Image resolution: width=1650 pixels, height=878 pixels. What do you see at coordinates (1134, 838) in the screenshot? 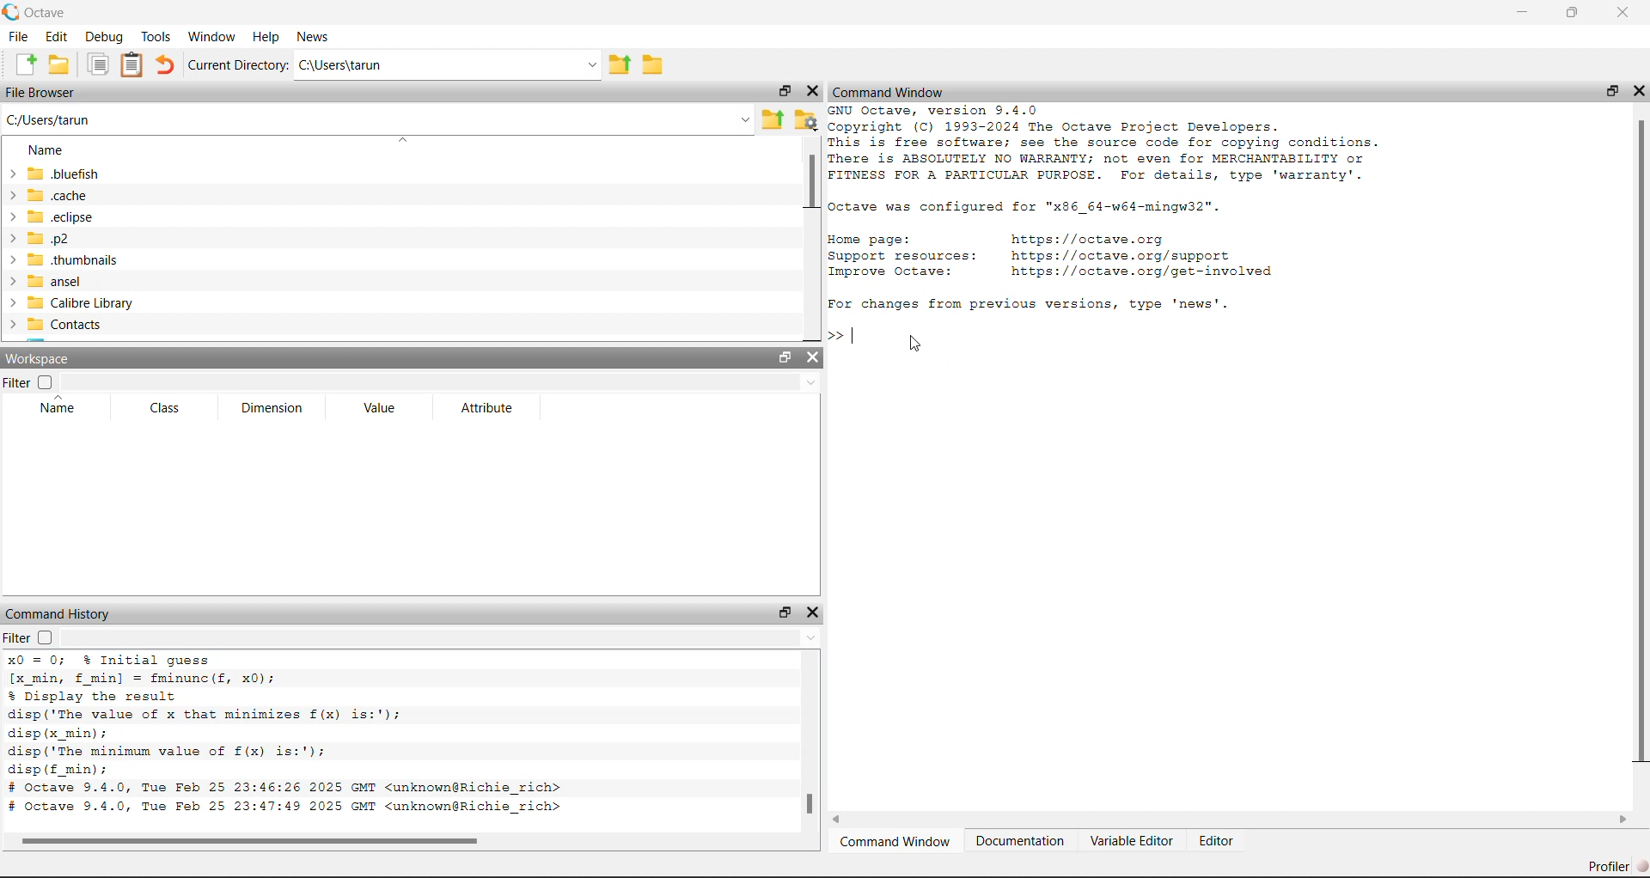
I see `Variable Editor` at bounding box center [1134, 838].